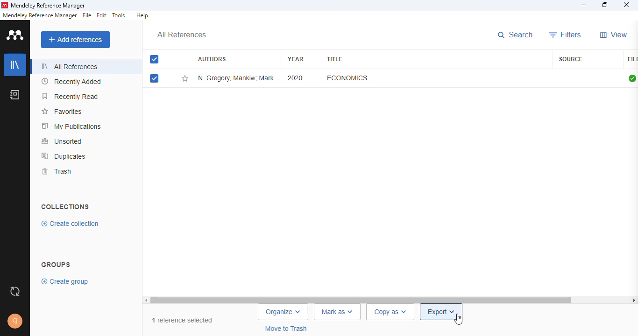  Describe the element at coordinates (390, 300) in the screenshot. I see `scrollbar` at that location.